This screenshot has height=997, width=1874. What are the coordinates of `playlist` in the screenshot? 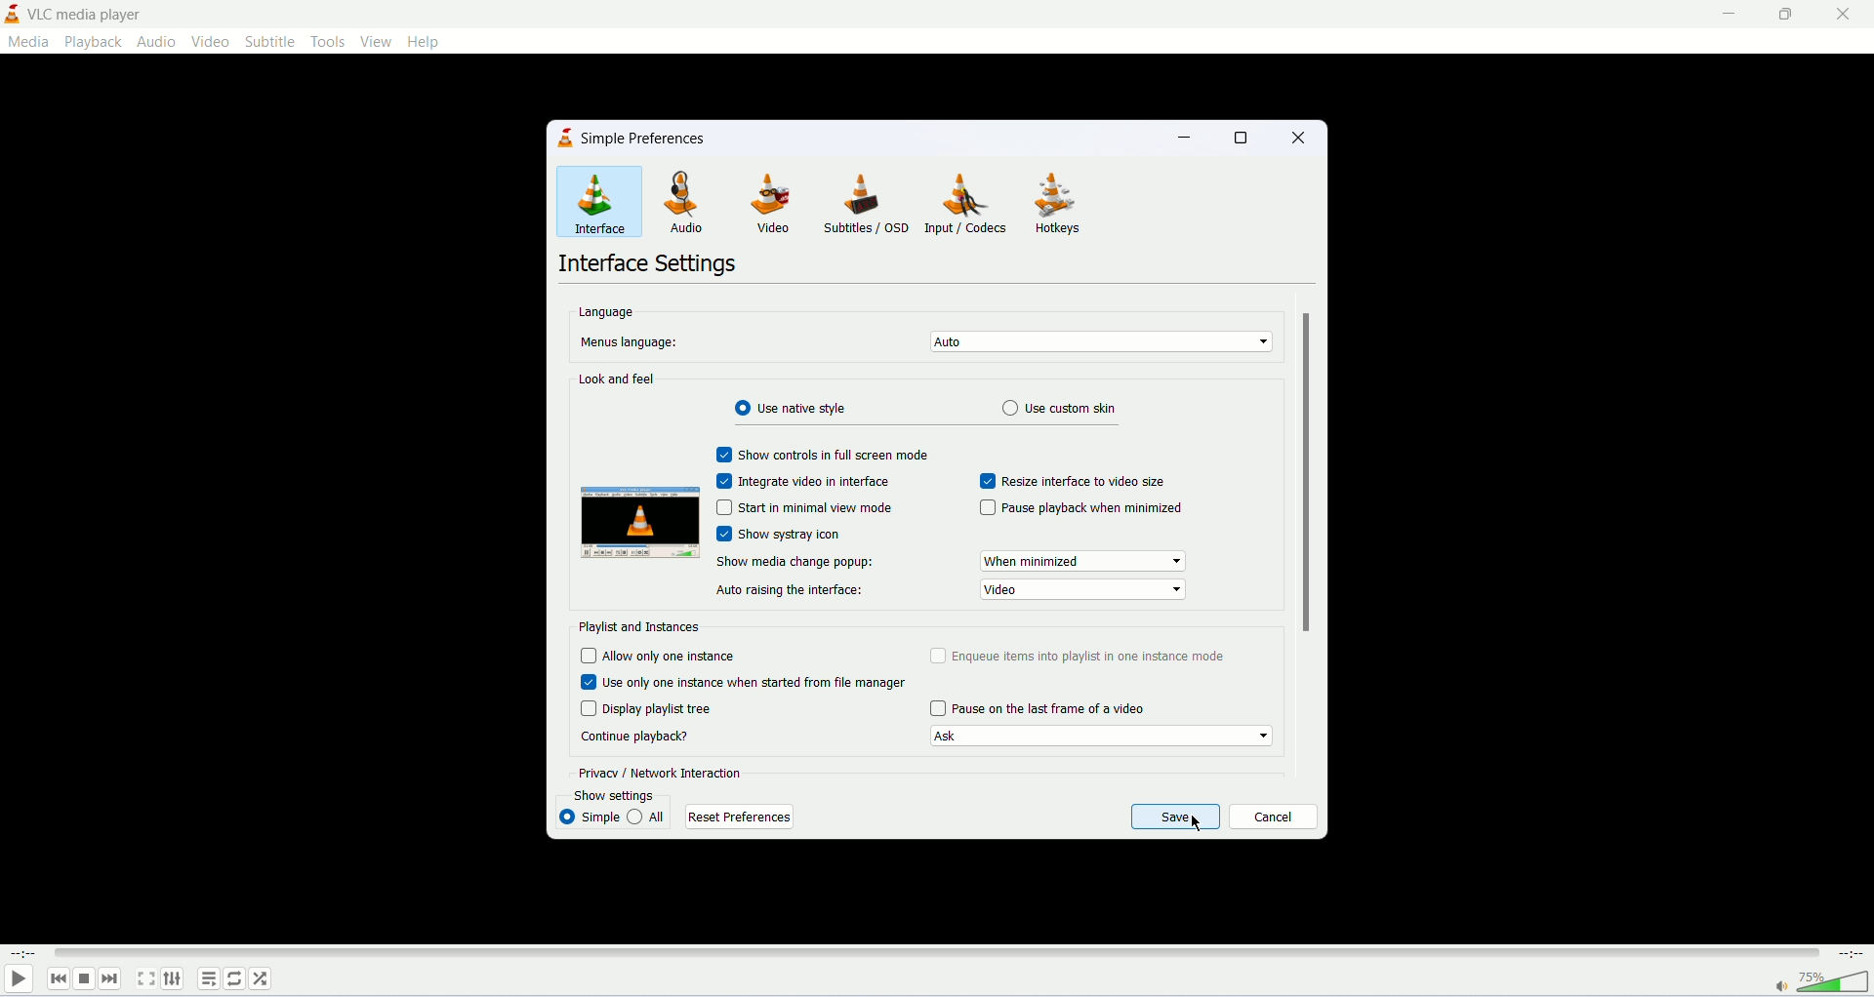 It's located at (209, 978).